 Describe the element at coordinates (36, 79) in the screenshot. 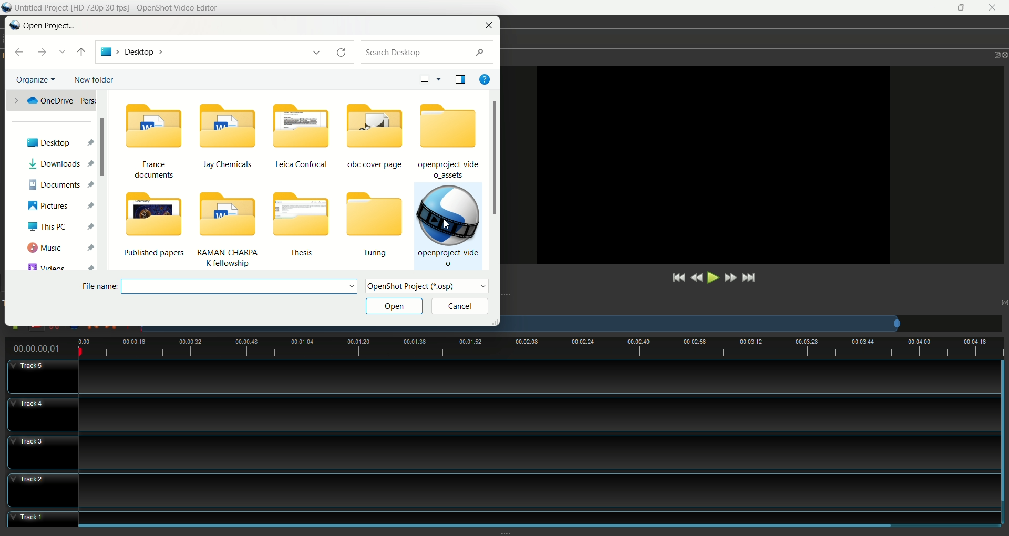

I see `organize` at that location.